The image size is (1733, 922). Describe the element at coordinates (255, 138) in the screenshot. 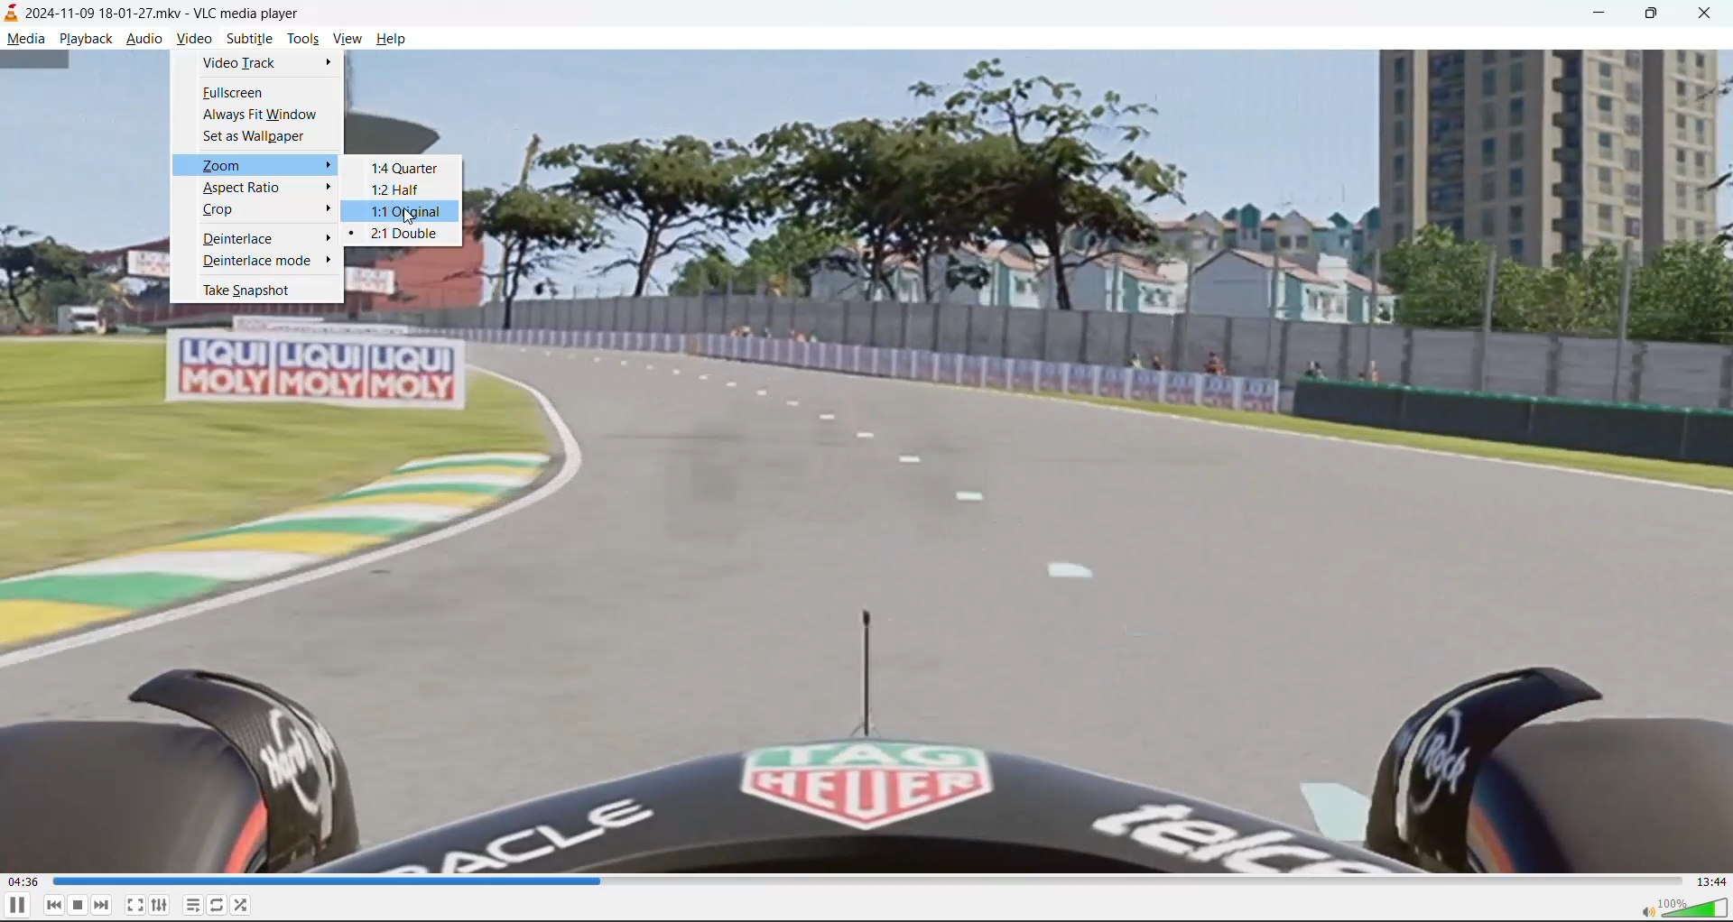

I see `set as wallpaper` at that location.